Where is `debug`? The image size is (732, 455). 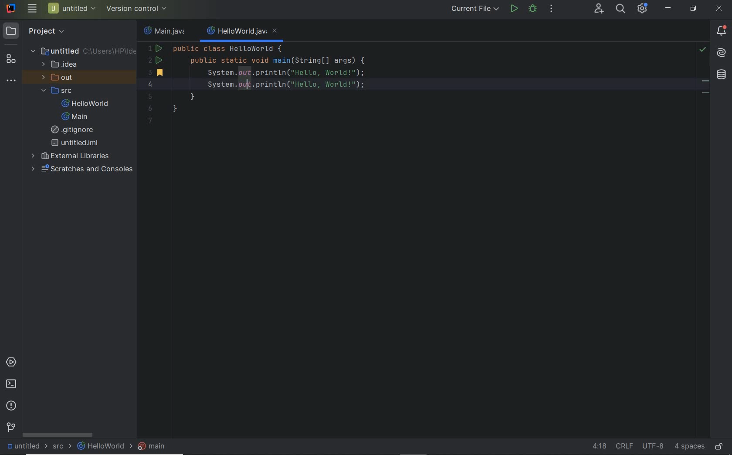 debug is located at coordinates (532, 8).